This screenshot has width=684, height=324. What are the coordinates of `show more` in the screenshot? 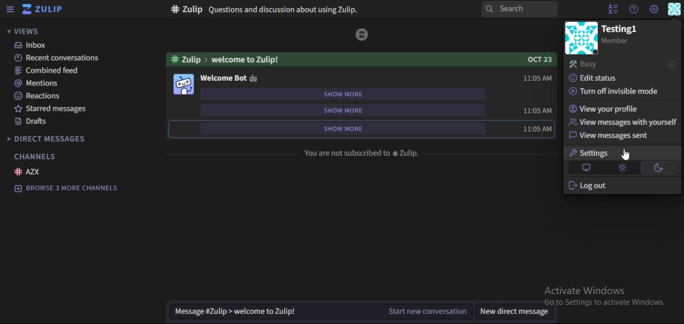 It's located at (349, 111).